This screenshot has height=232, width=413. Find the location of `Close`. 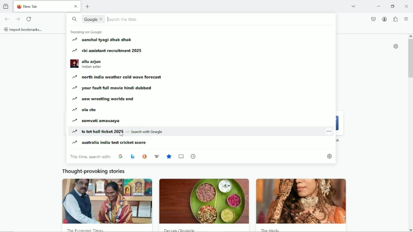

Close is located at coordinates (406, 6).